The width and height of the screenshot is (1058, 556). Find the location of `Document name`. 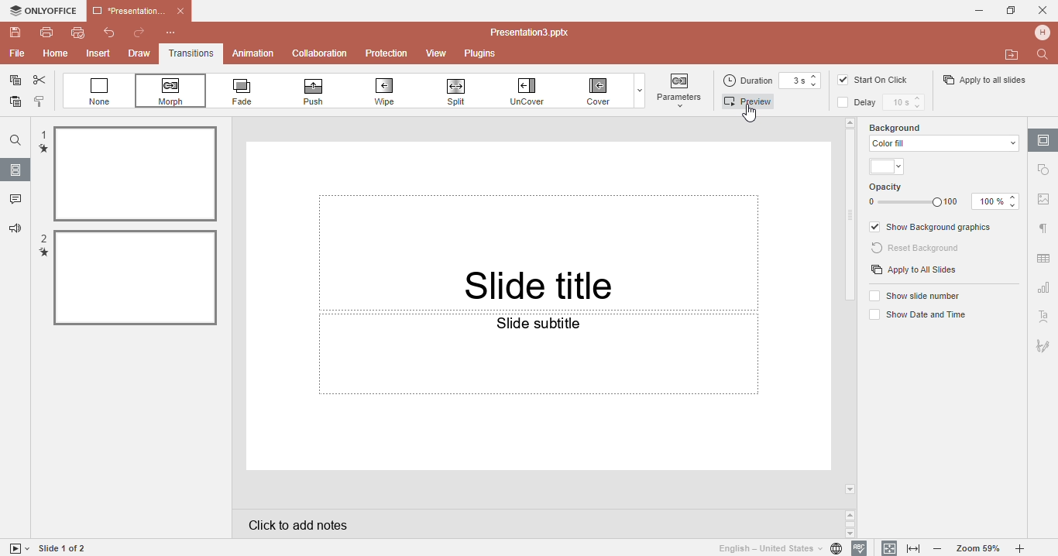

Document name is located at coordinates (534, 33).